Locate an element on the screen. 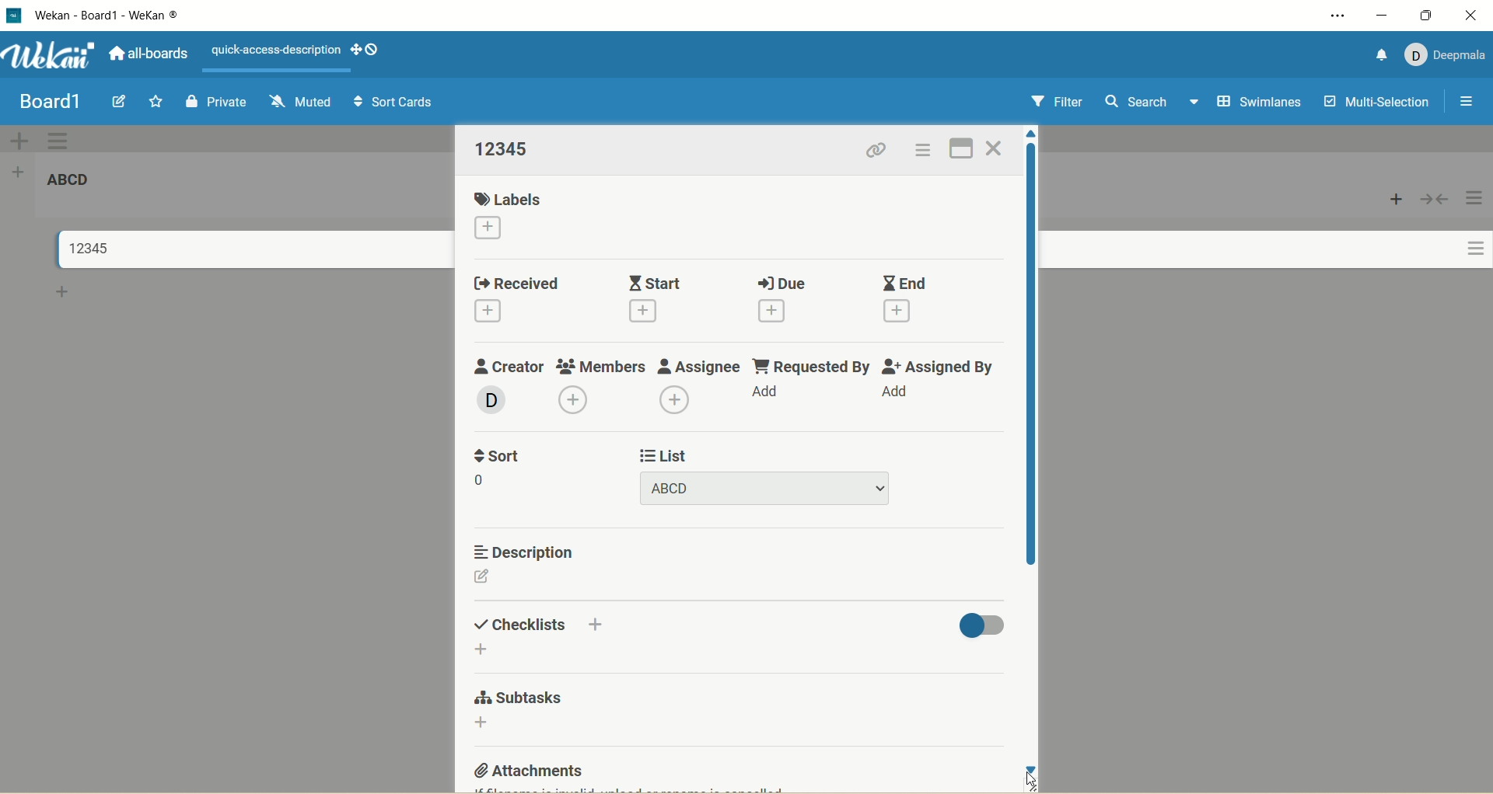 This screenshot has height=794, width=1493. creator is located at coordinates (509, 363).